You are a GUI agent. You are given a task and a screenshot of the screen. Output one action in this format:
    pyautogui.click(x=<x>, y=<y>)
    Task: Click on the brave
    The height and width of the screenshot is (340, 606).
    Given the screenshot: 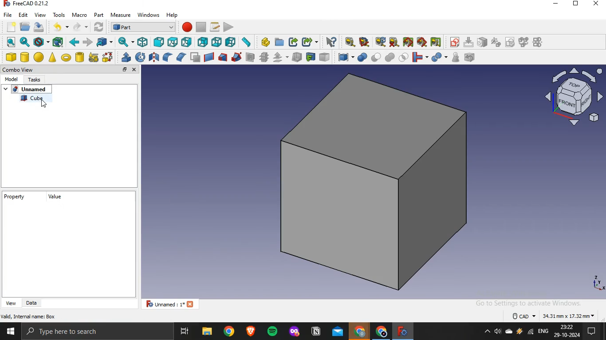 What is the action you would take?
    pyautogui.click(x=251, y=331)
    